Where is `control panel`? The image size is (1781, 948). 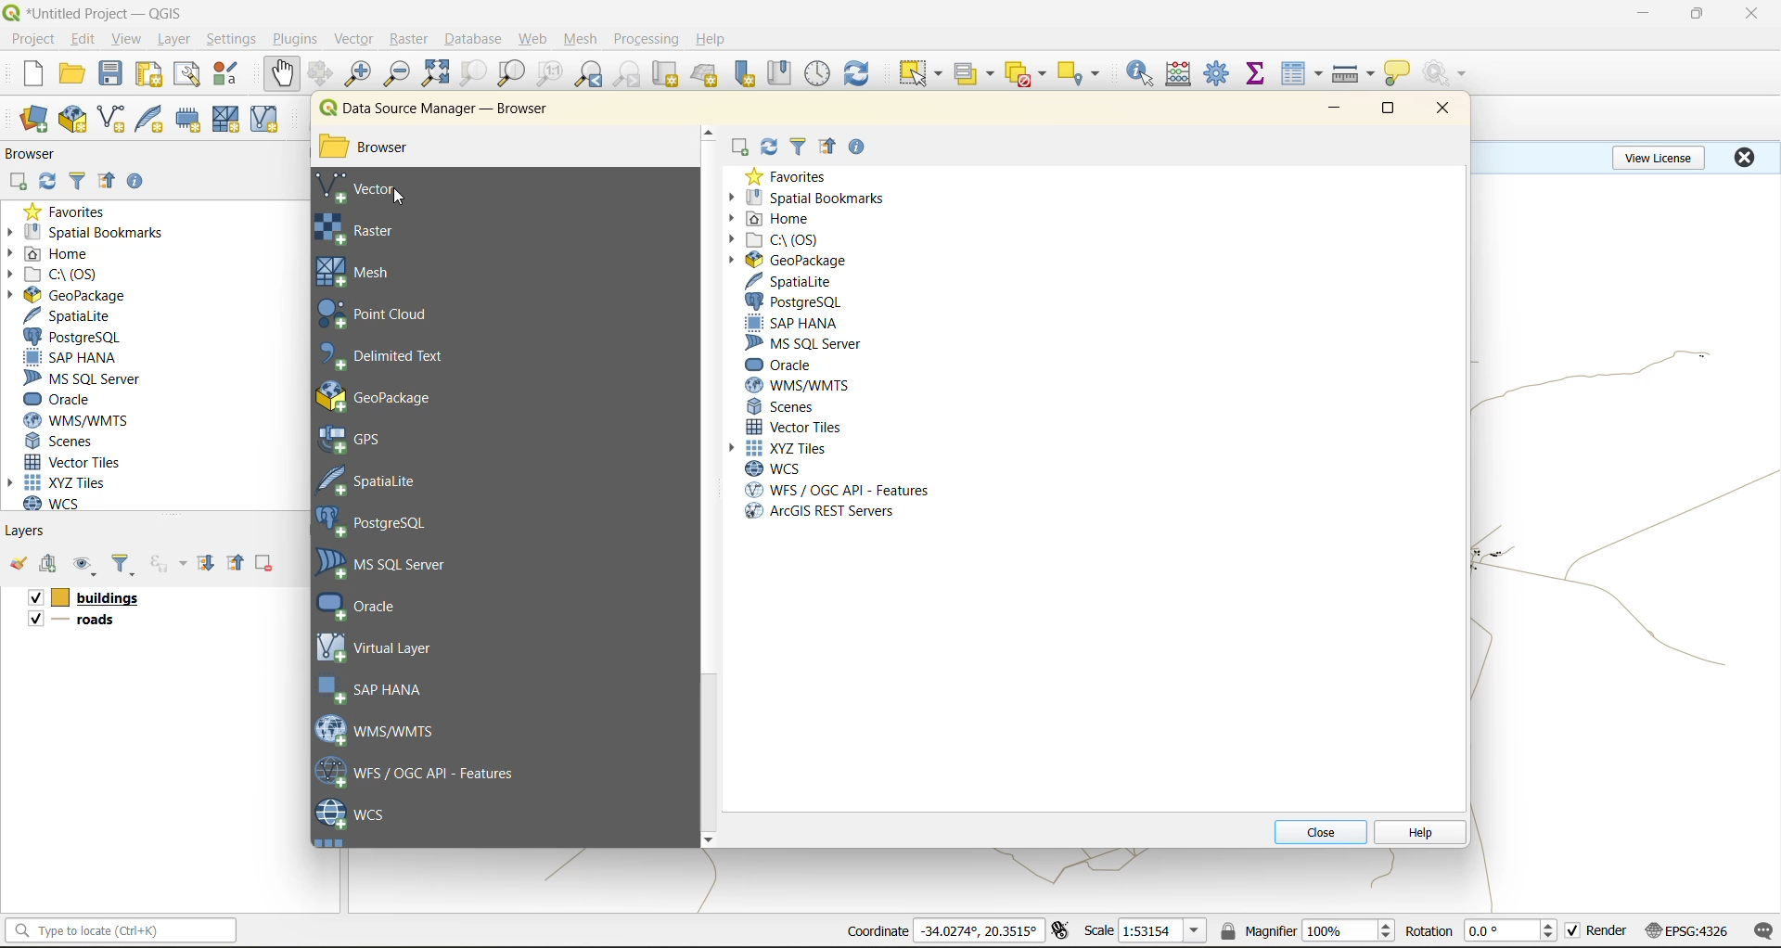
control panel is located at coordinates (818, 74).